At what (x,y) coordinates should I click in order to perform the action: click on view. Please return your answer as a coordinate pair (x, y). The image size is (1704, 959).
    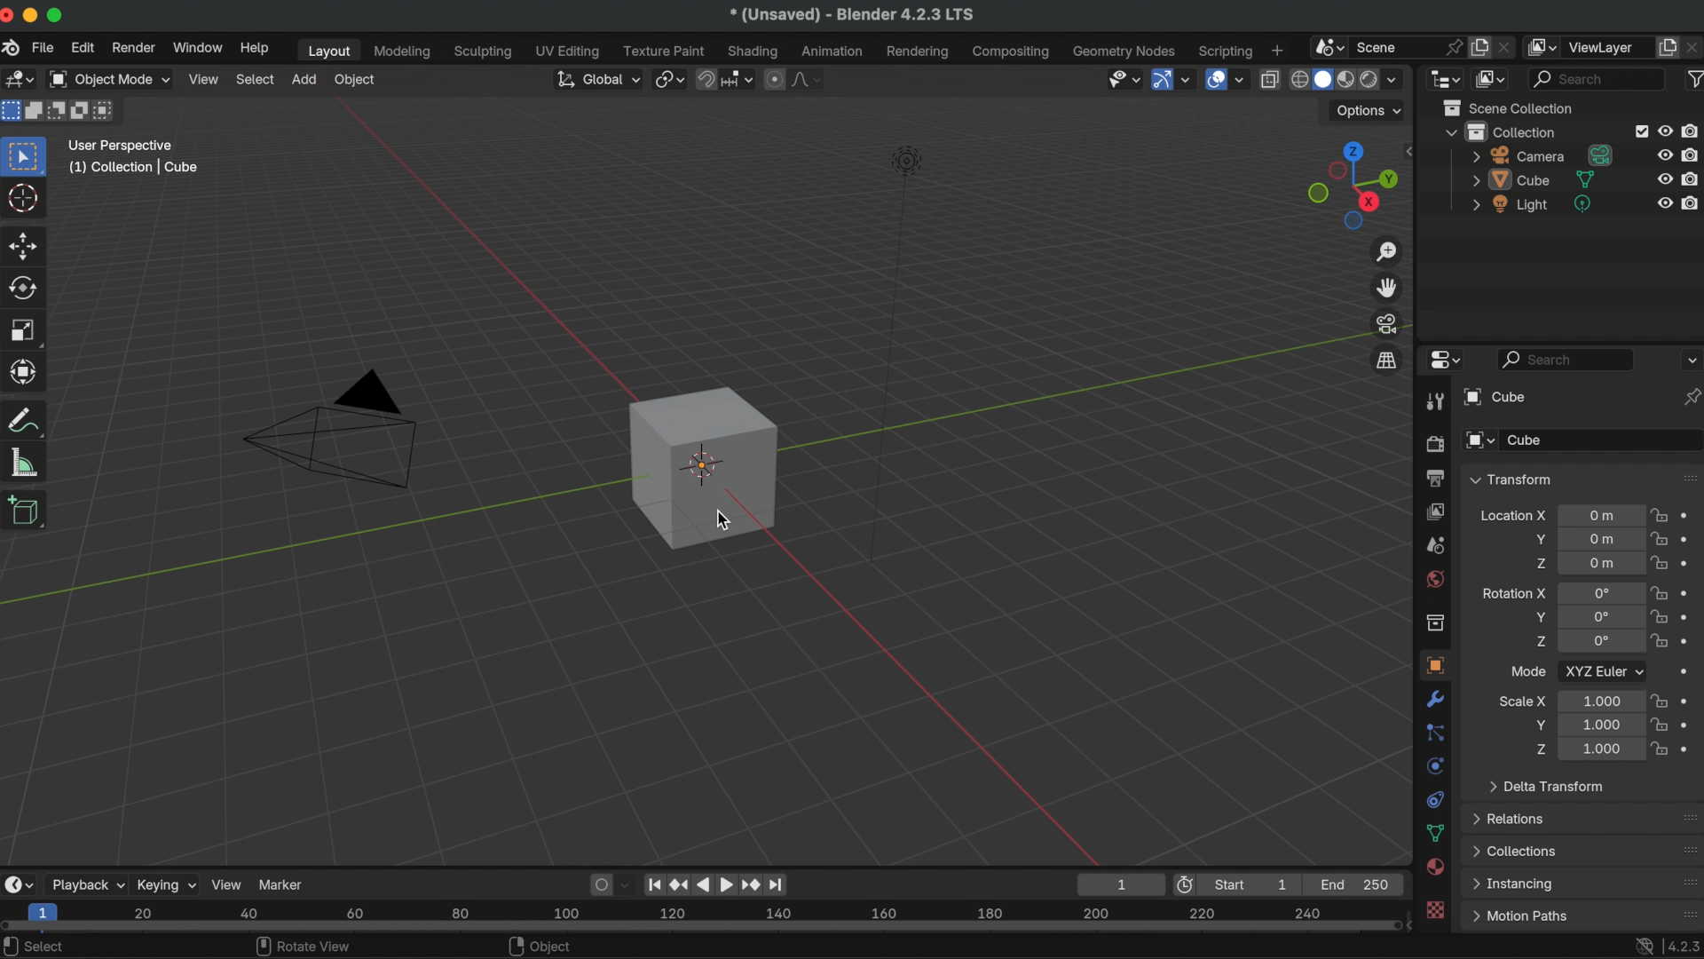
    Looking at the image, I should click on (203, 78).